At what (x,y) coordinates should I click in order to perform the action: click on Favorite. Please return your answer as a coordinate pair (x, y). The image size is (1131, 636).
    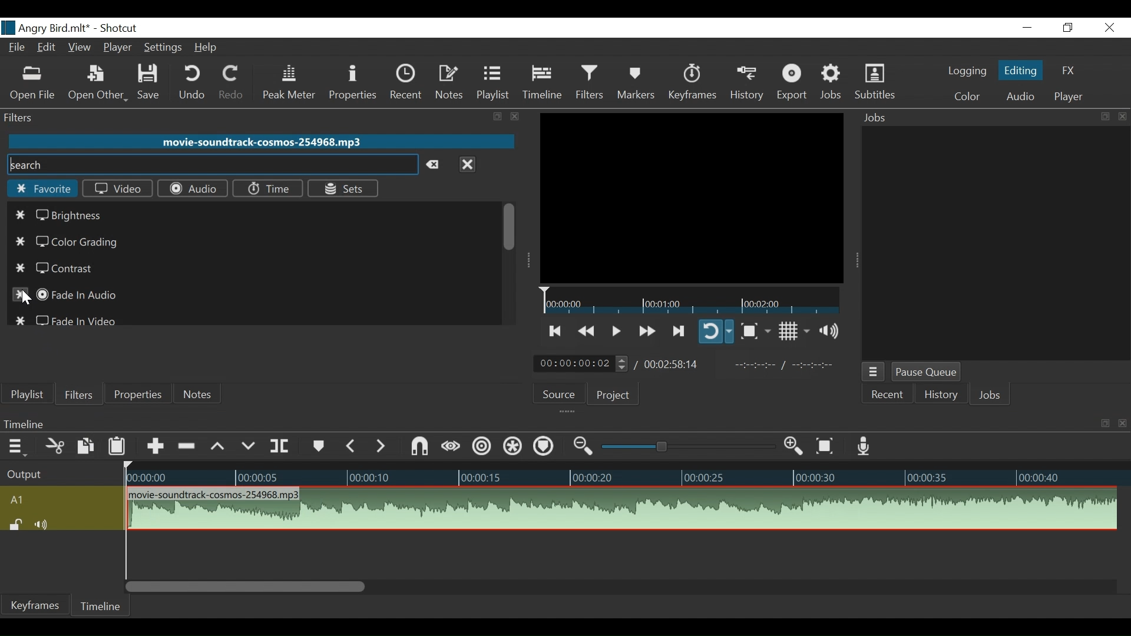
    Looking at the image, I should click on (41, 190).